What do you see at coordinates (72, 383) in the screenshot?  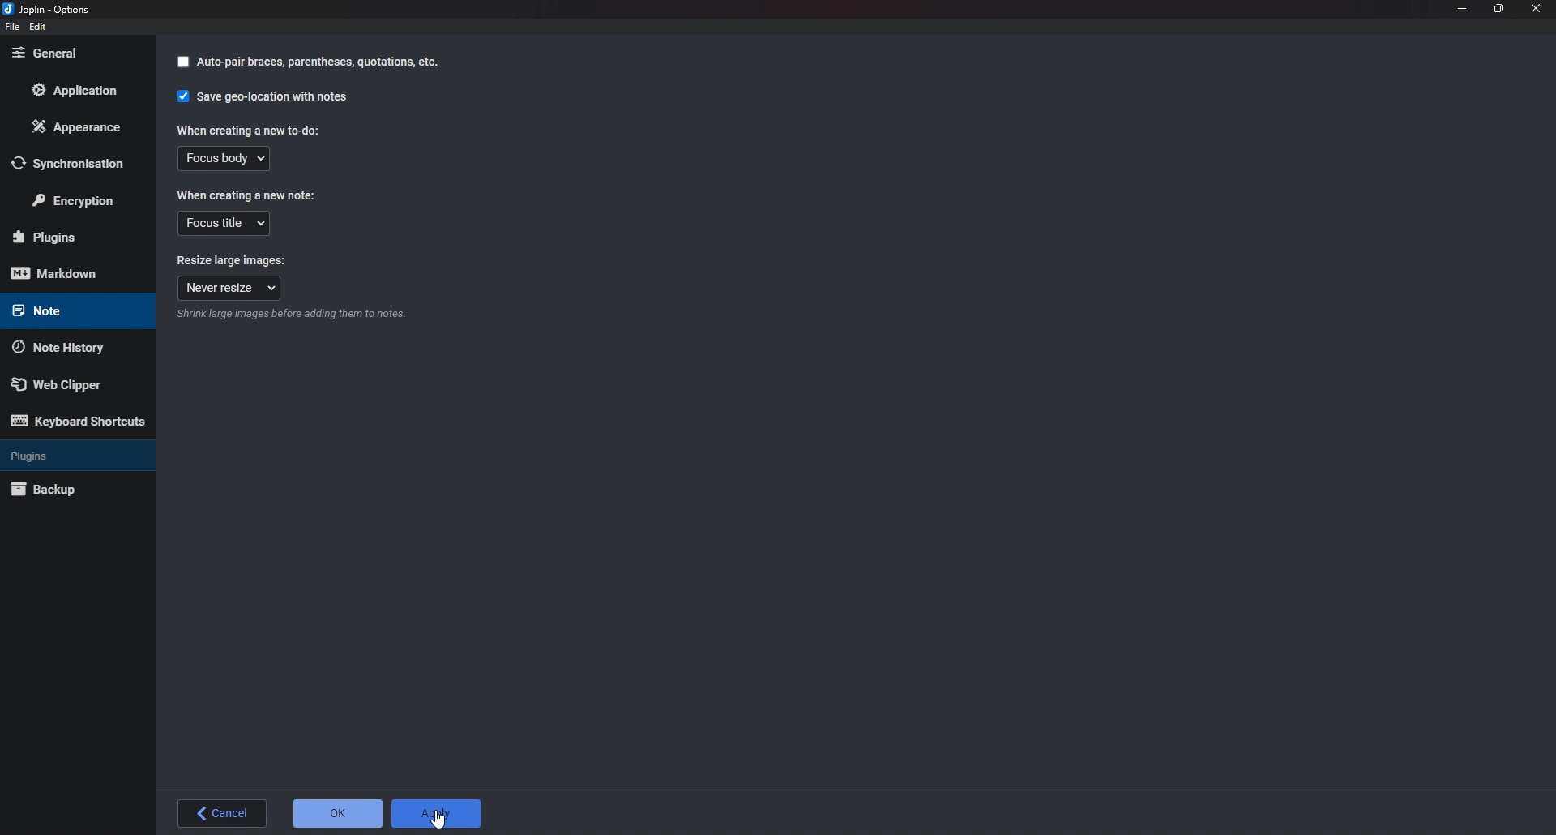 I see `Web Clipper` at bounding box center [72, 383].